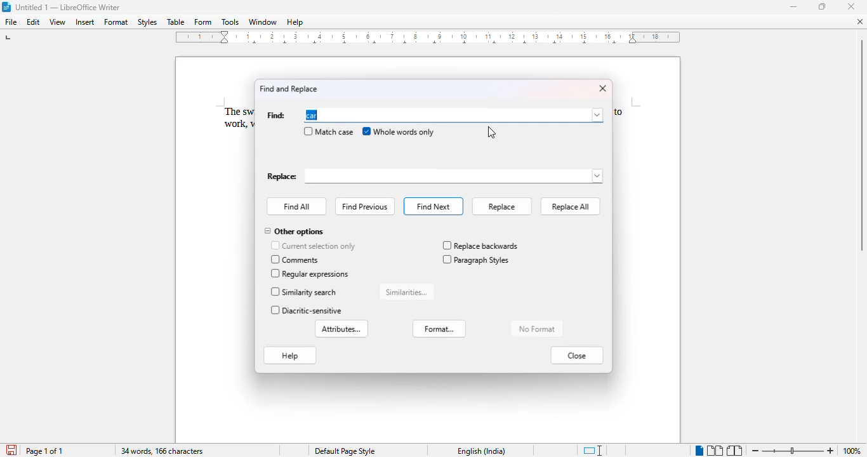  Describe the element at coordinates (162, 451) in the screenshot. I see `34 words, 166 characters` at that location.